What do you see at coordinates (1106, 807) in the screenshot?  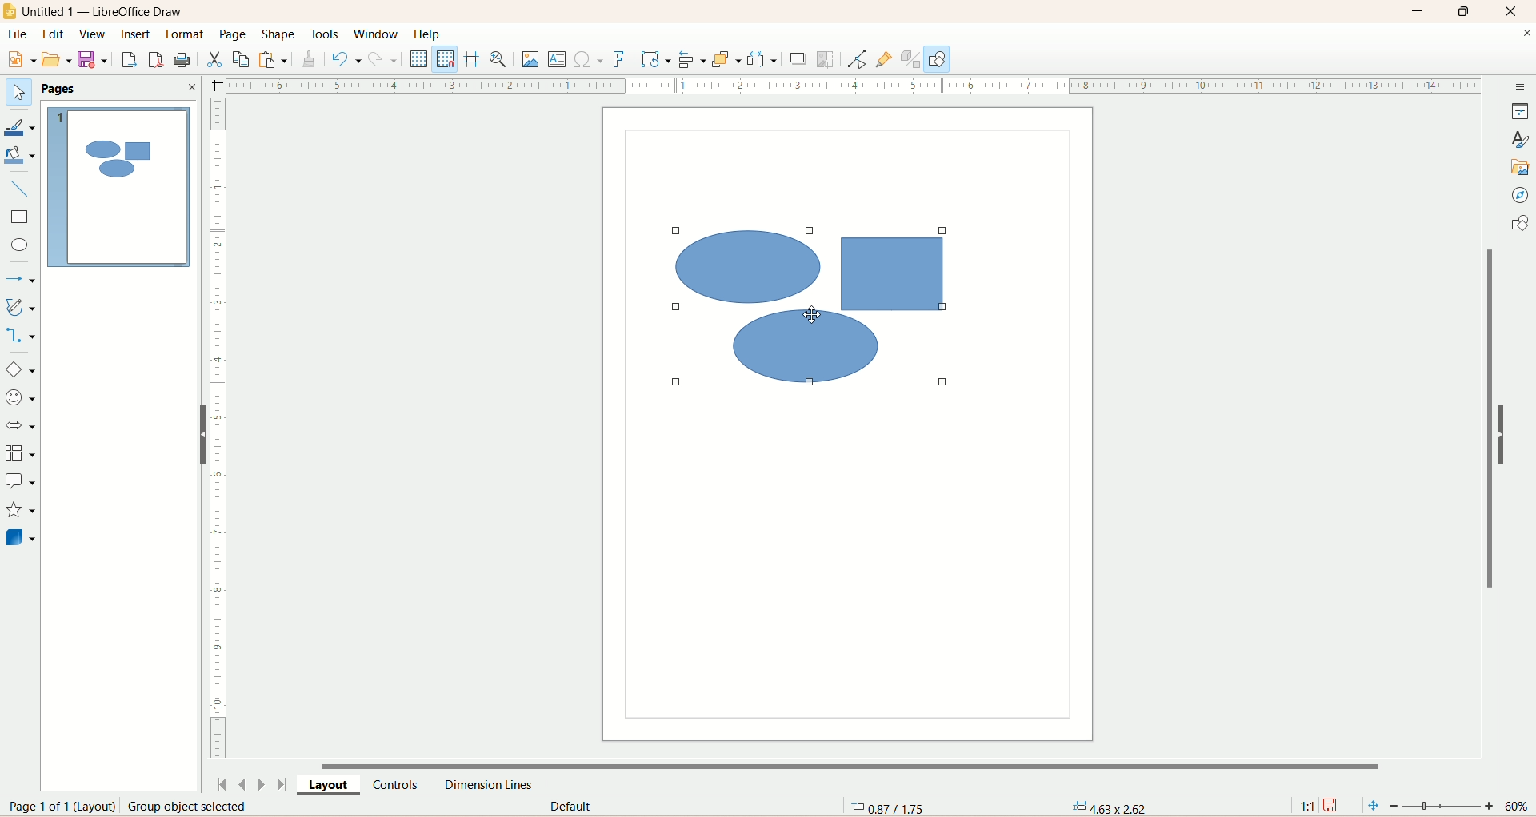 I see `anchor point` at bounding box center [1106, 807].